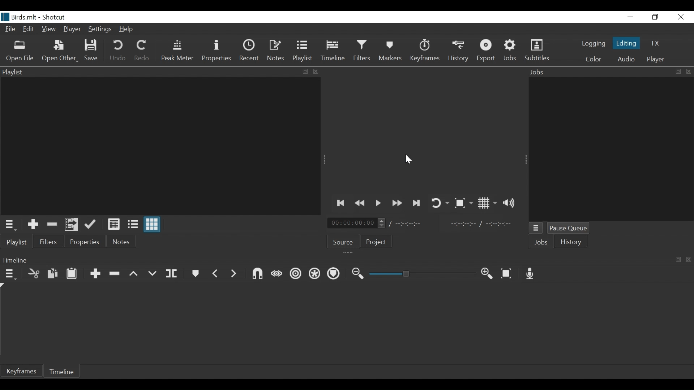 This screenshot has width=694, height=390. I want to click on Jobs Panel, so click(612, 149).